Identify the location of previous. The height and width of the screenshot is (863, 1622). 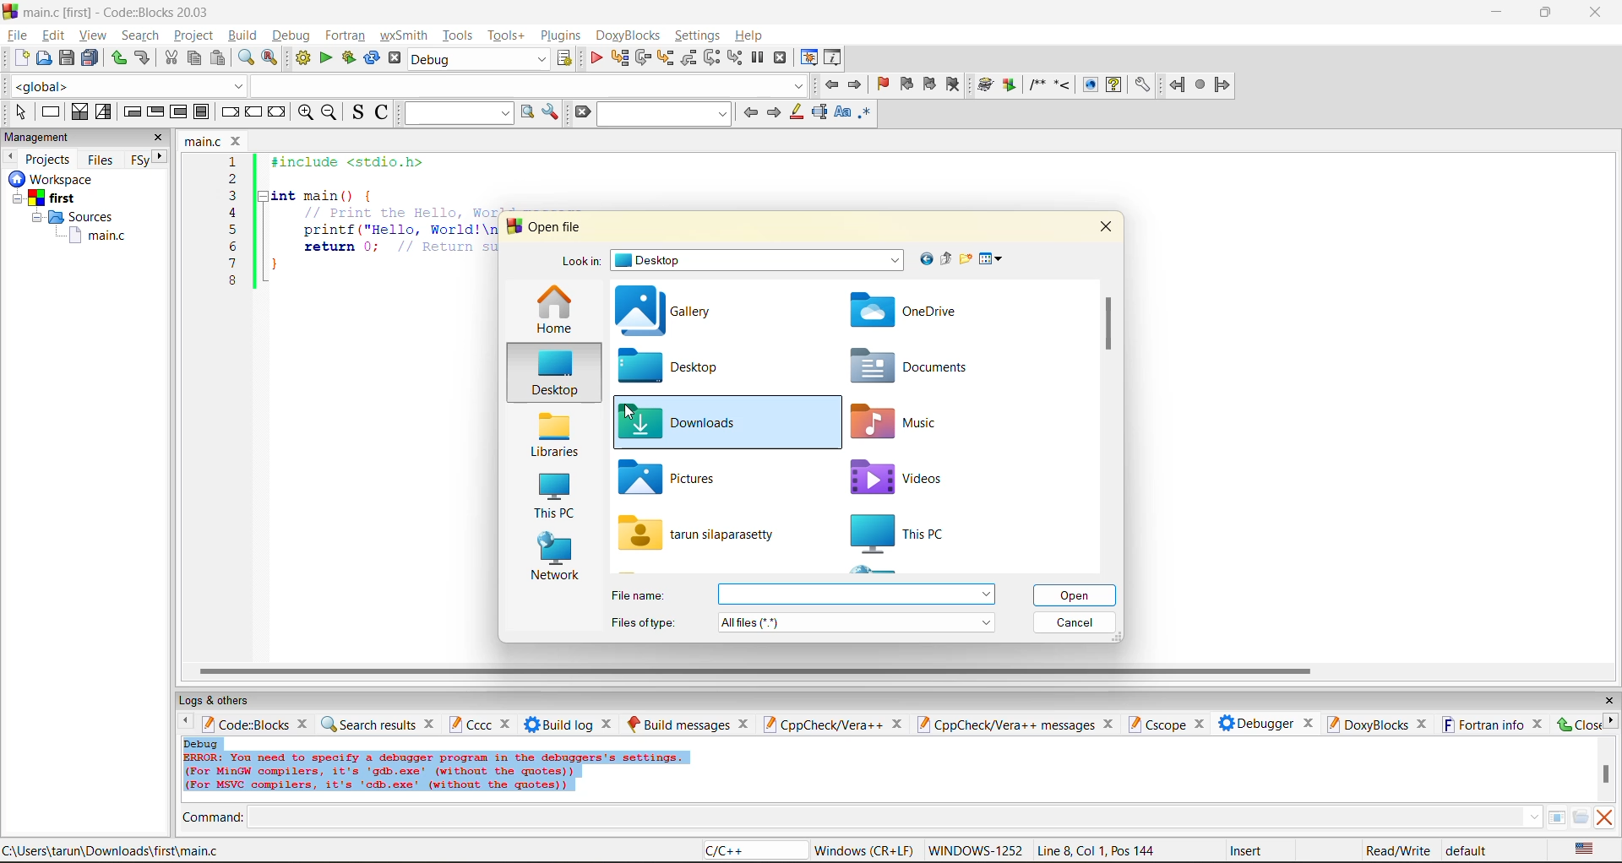
(10, 156).